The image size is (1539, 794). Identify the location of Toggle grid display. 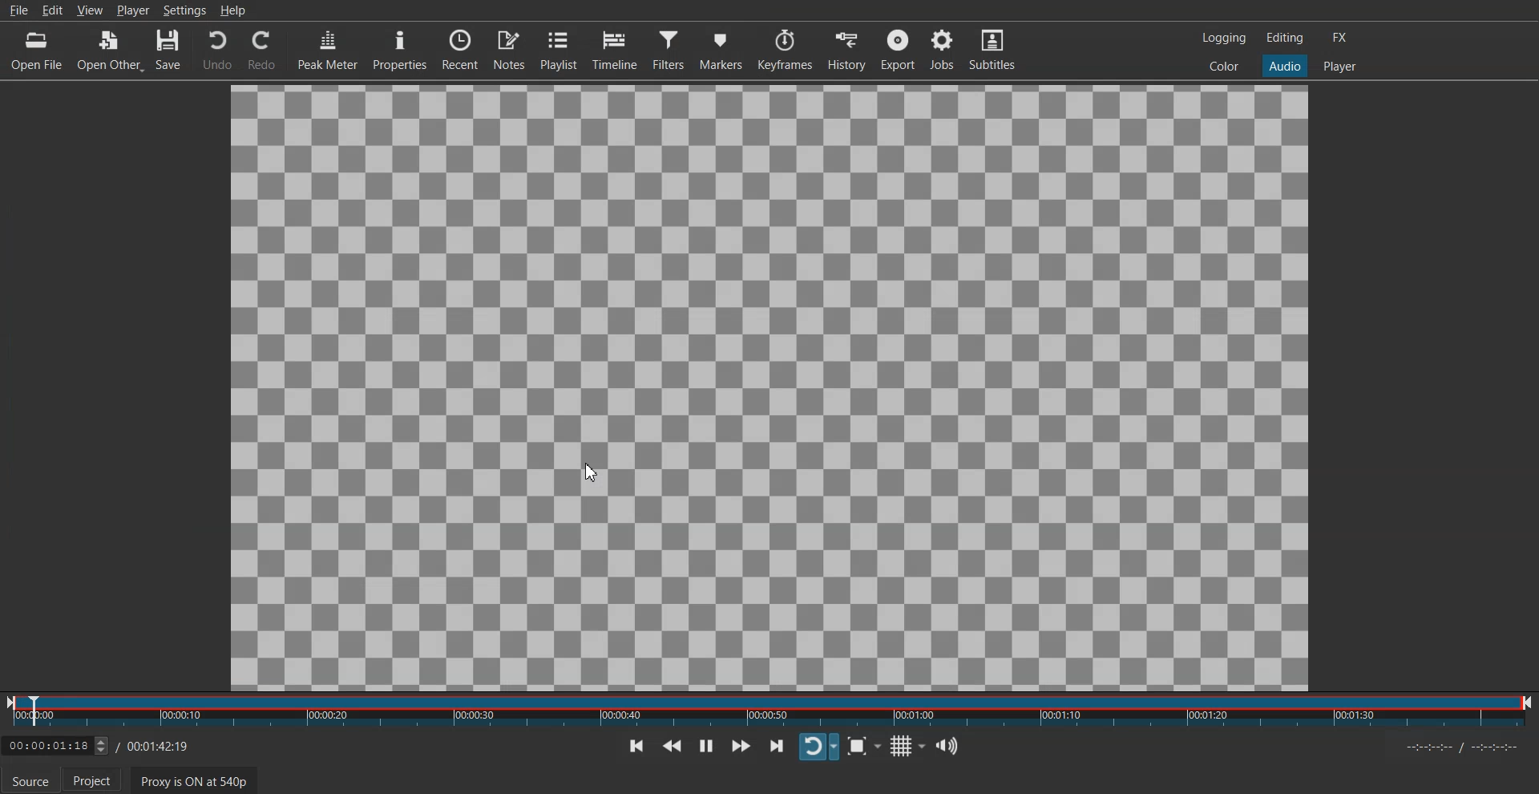
(907, 745).